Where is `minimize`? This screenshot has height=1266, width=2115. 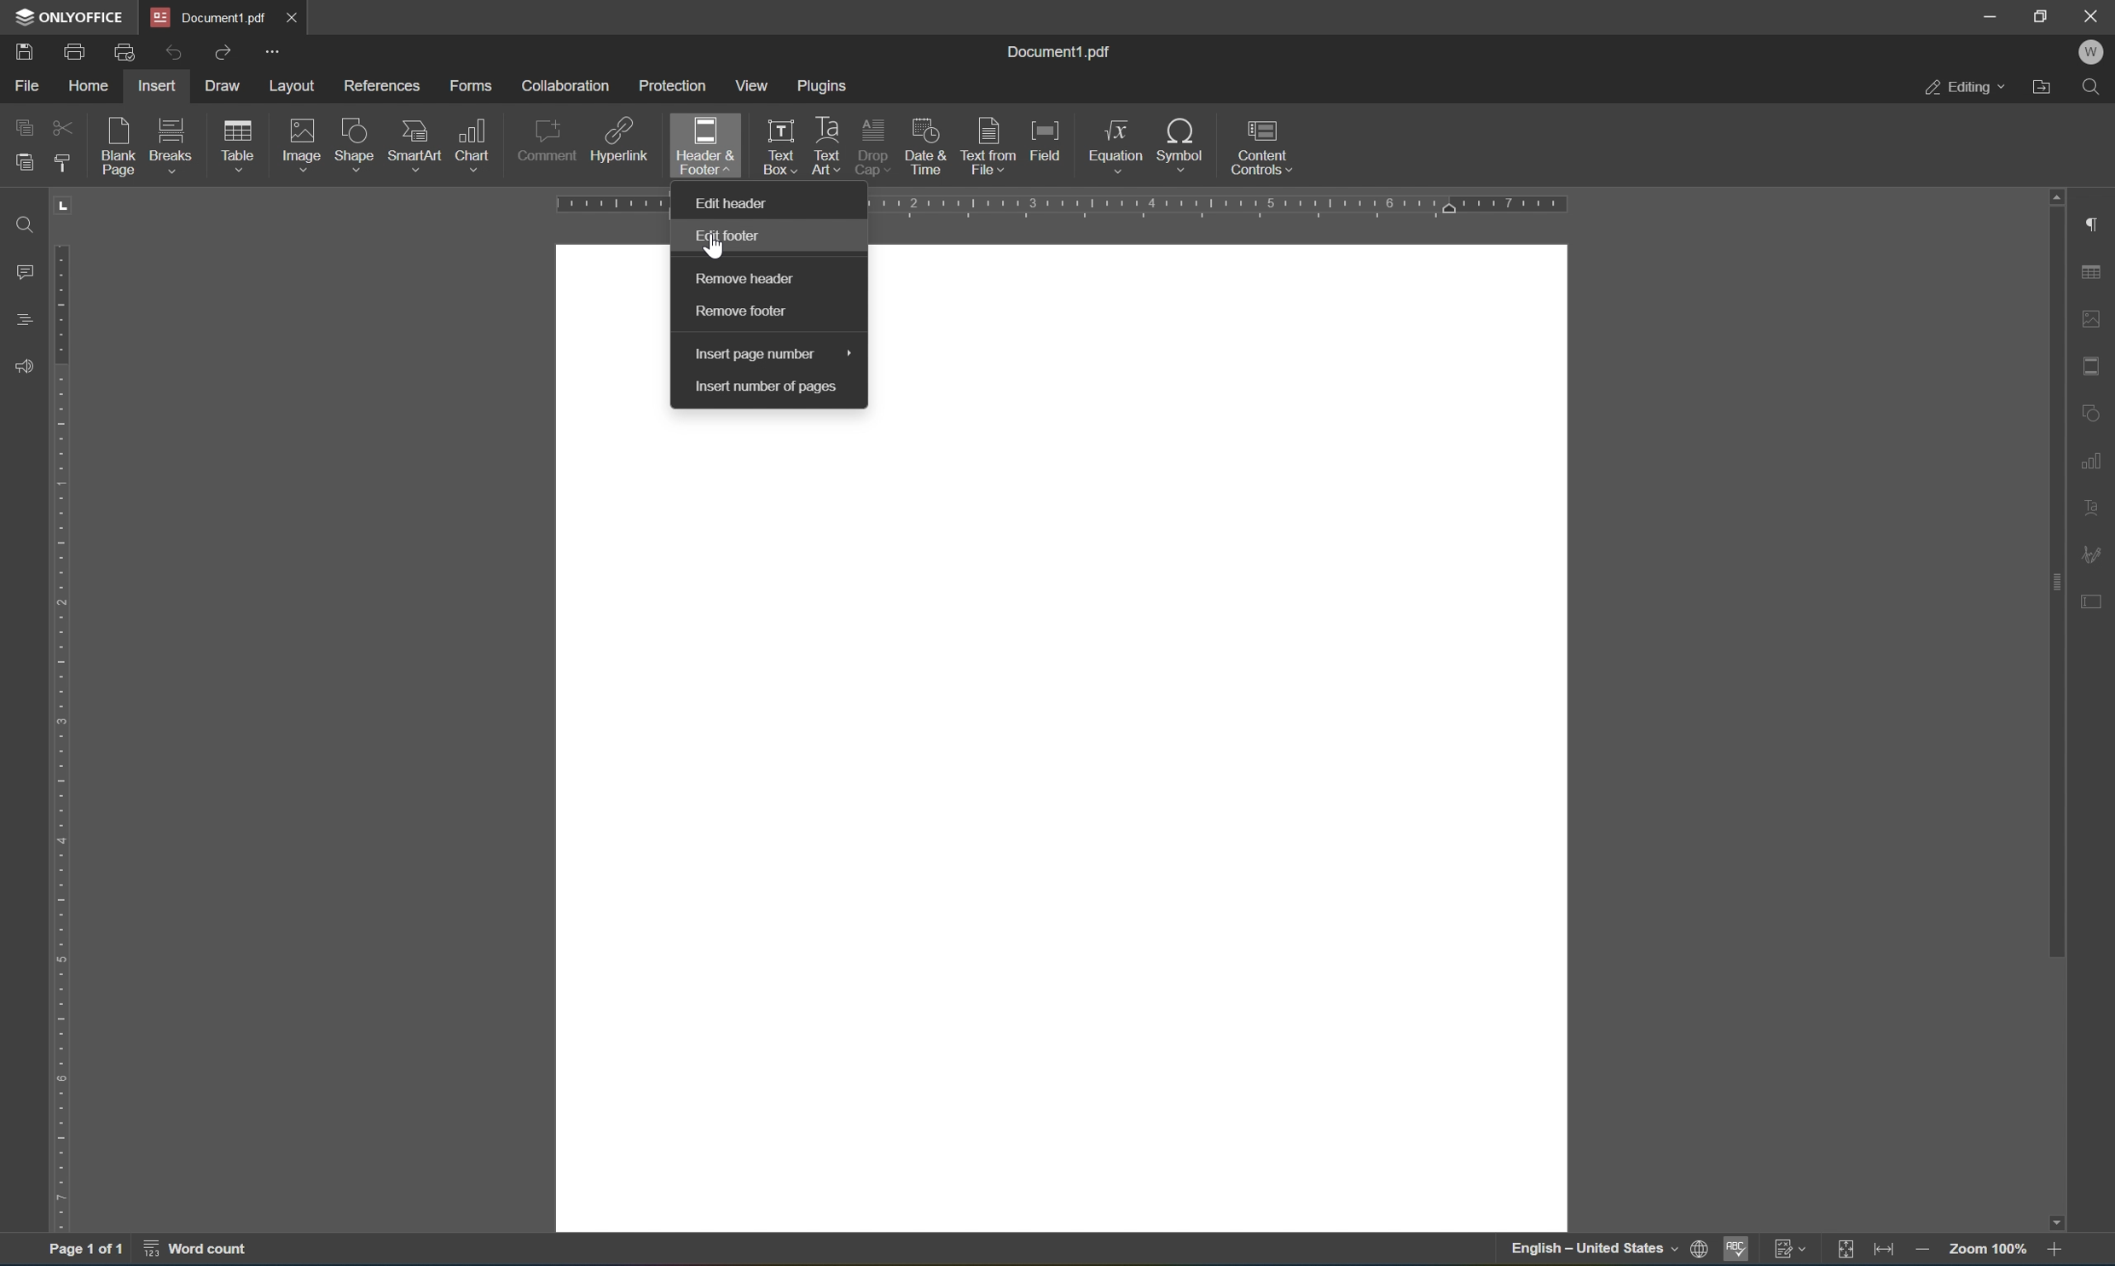 minimize is located at coordinates (1990, 15).